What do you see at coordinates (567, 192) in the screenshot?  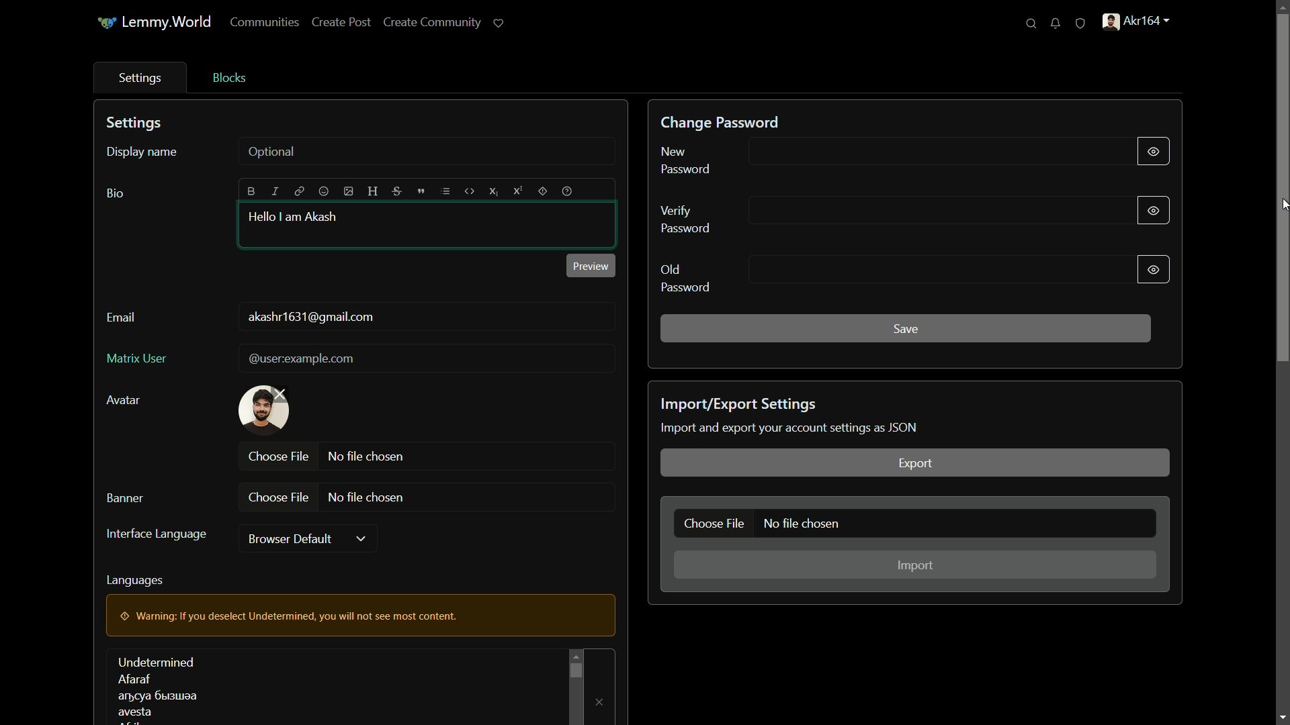 I see `help` at bounding box center [567, 192].